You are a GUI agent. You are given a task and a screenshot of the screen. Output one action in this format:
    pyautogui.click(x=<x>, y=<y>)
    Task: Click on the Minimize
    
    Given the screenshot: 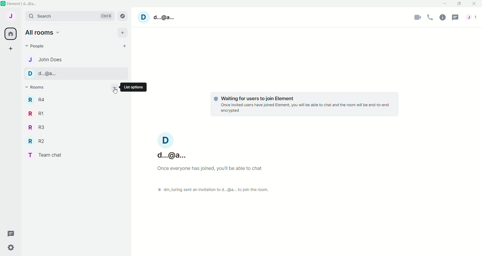 What is the action you would take?
    pyautogui.click(x=444, y=4)
    